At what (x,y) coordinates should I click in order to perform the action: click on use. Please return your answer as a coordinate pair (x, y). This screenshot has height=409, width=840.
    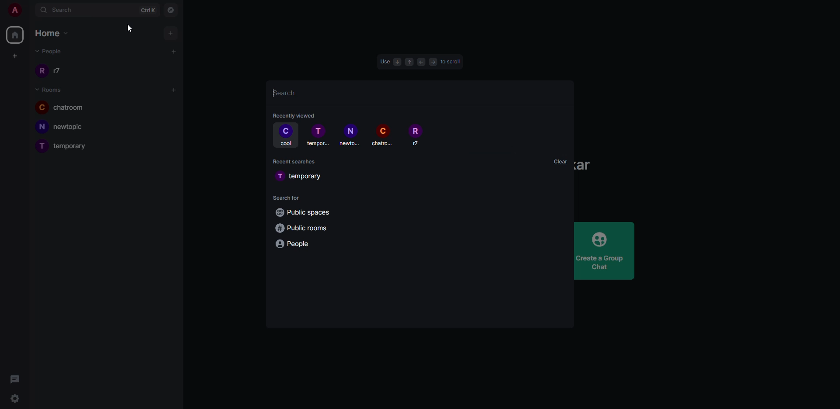
    Looking at the image, I should click on (384, 61).